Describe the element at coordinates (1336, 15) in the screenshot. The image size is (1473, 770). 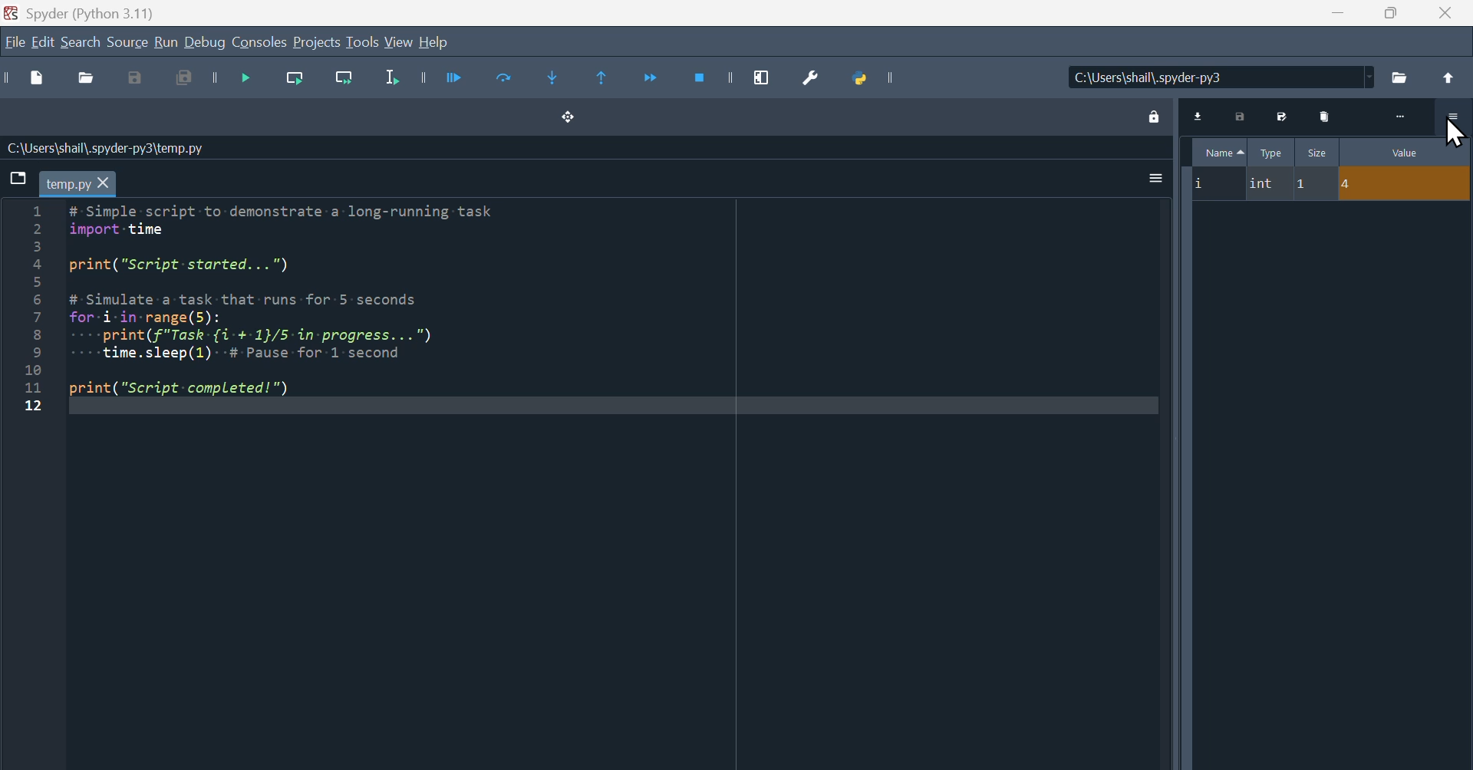
I see `minimize` at that location.